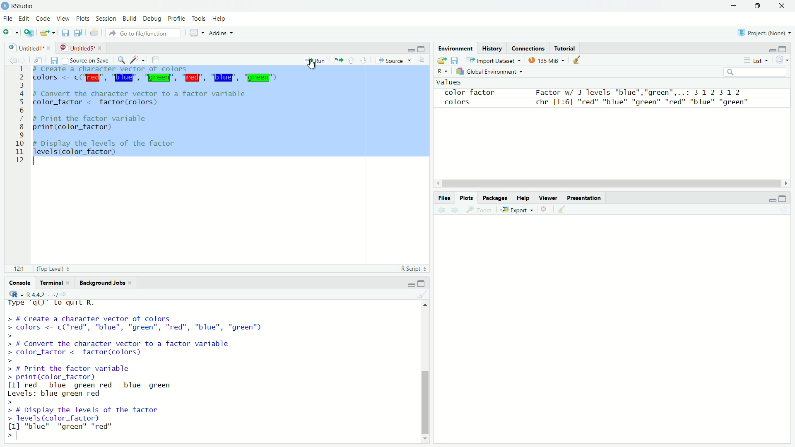 The height and width of the screenshot is (447, 795). Describe the element at coordinates (176, 19) in the screenshot. I see `profile` at that location.